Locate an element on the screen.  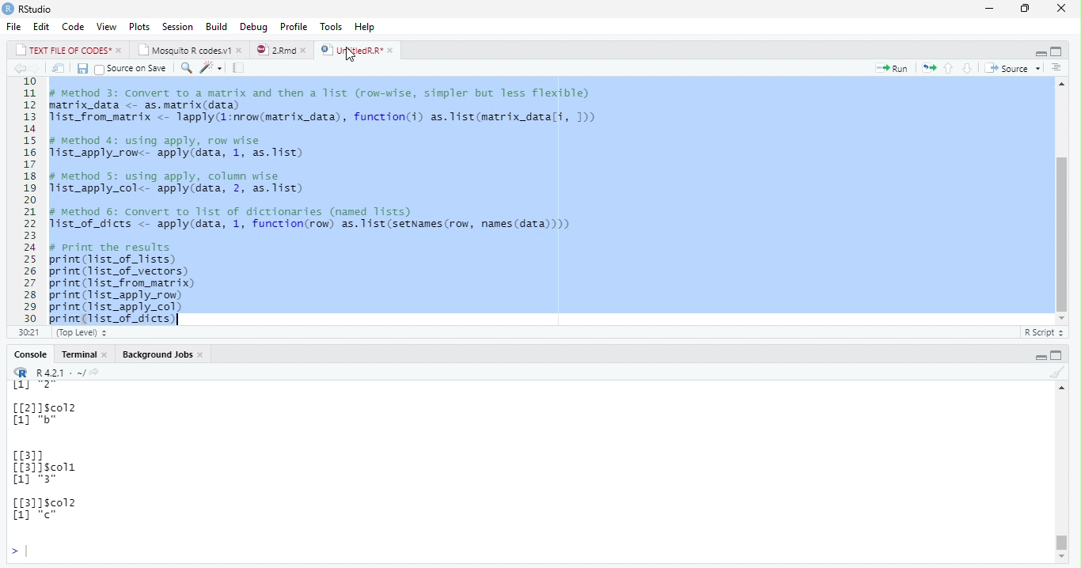
prompt cursor is located at coordinates (9, 552).